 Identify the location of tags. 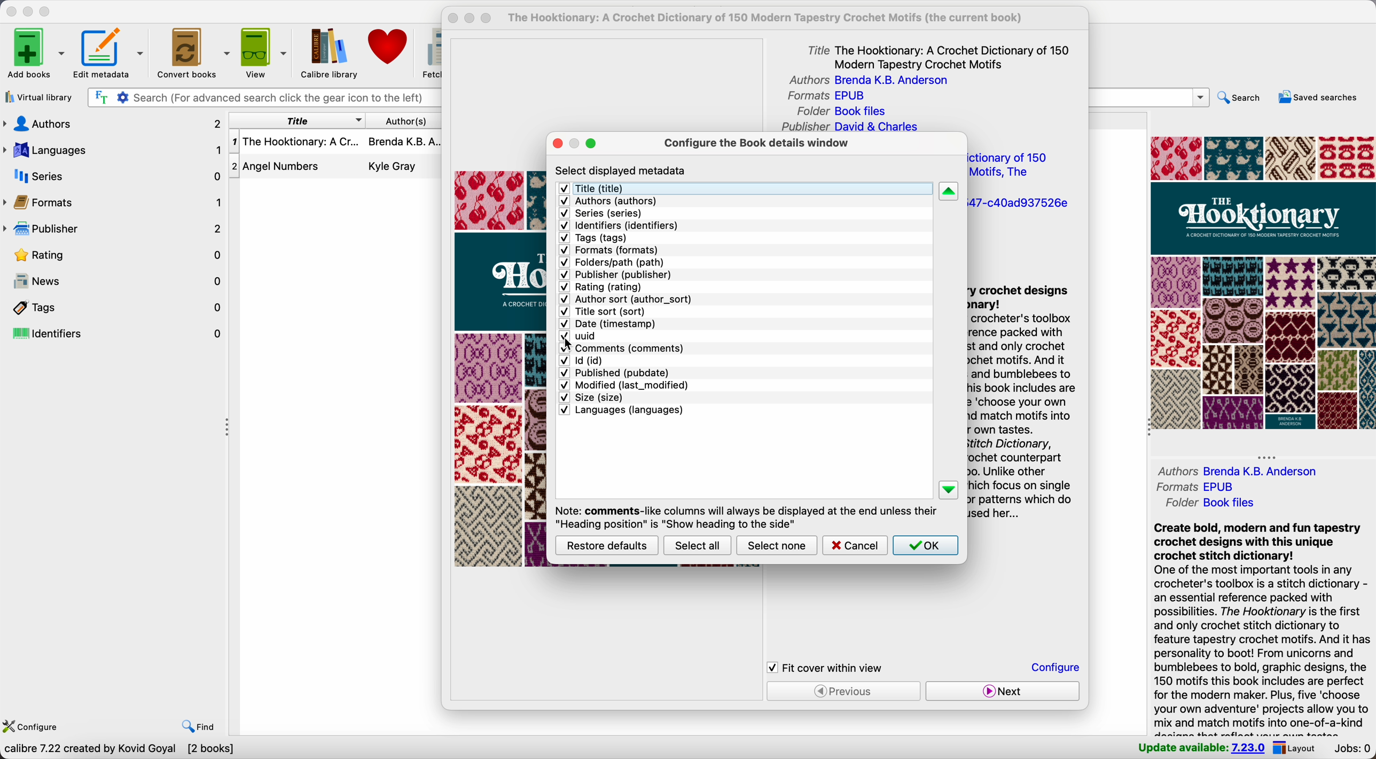
(114, 307).